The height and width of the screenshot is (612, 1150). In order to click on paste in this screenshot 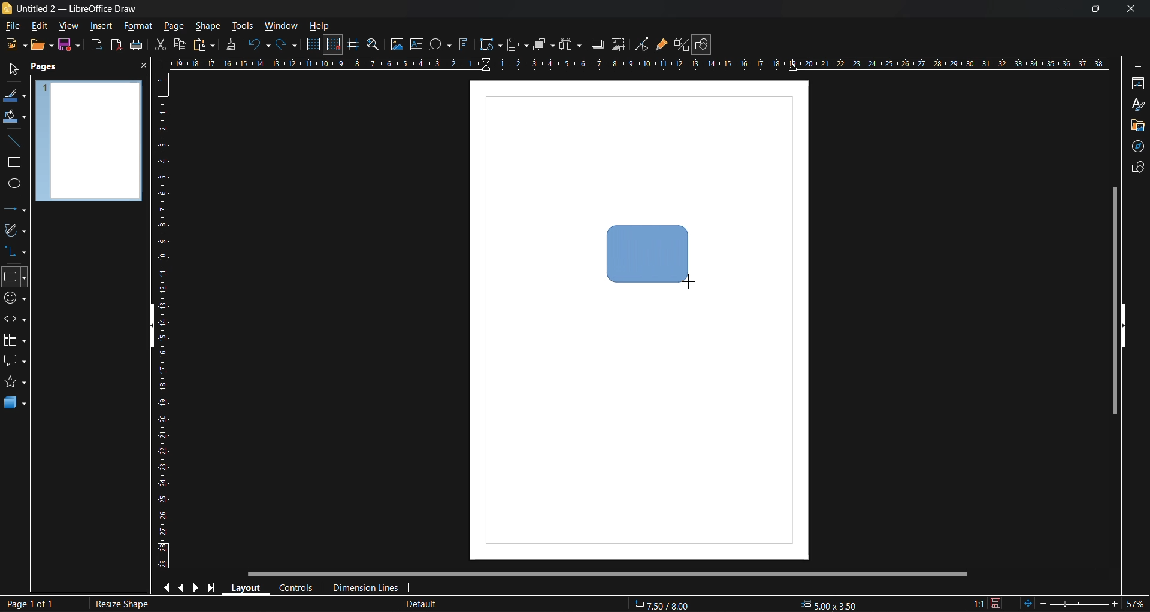, I will do `click(204, 46)`.